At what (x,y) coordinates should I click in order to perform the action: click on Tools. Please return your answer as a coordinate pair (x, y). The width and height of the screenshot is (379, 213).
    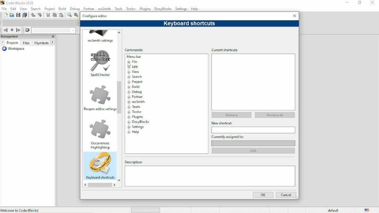
    Looking at the image, I should click on (118, 8).